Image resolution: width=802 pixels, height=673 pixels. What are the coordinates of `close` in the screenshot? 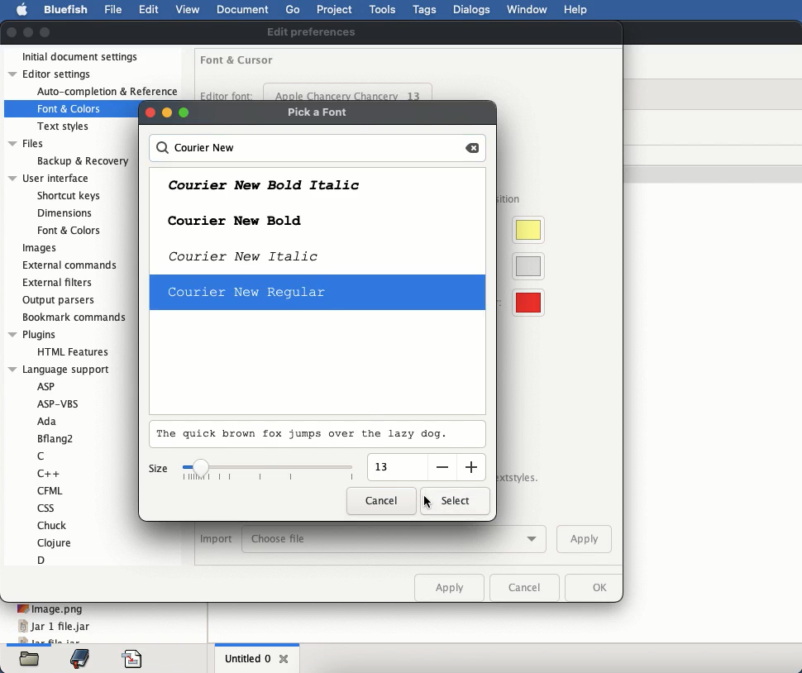 It's located at (285, 659).